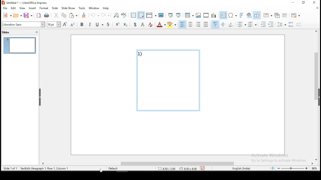 This screenshot has width=321, height=180. Describe the element at coordinates (7, 32) in the screenshot. I see `slides` at that location.